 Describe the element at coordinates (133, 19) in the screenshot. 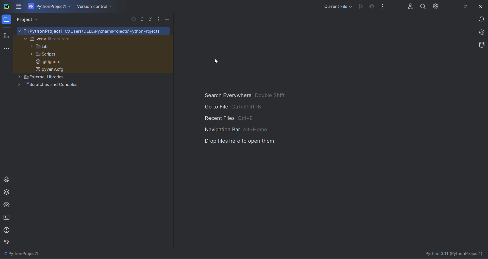

I see `show file` at that location.